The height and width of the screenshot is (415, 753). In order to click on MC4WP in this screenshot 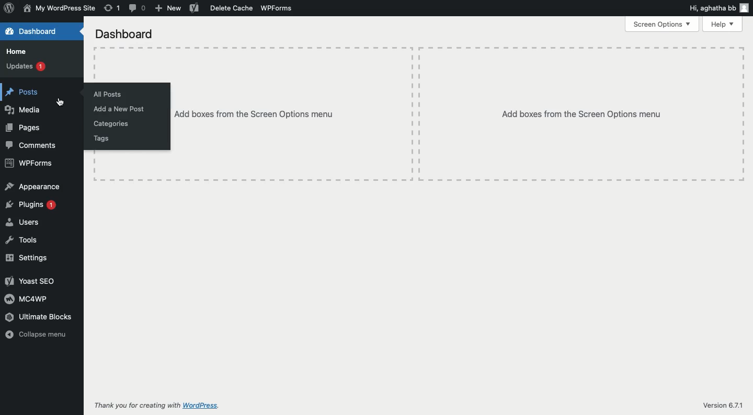, I will do `click(27, 299)`.